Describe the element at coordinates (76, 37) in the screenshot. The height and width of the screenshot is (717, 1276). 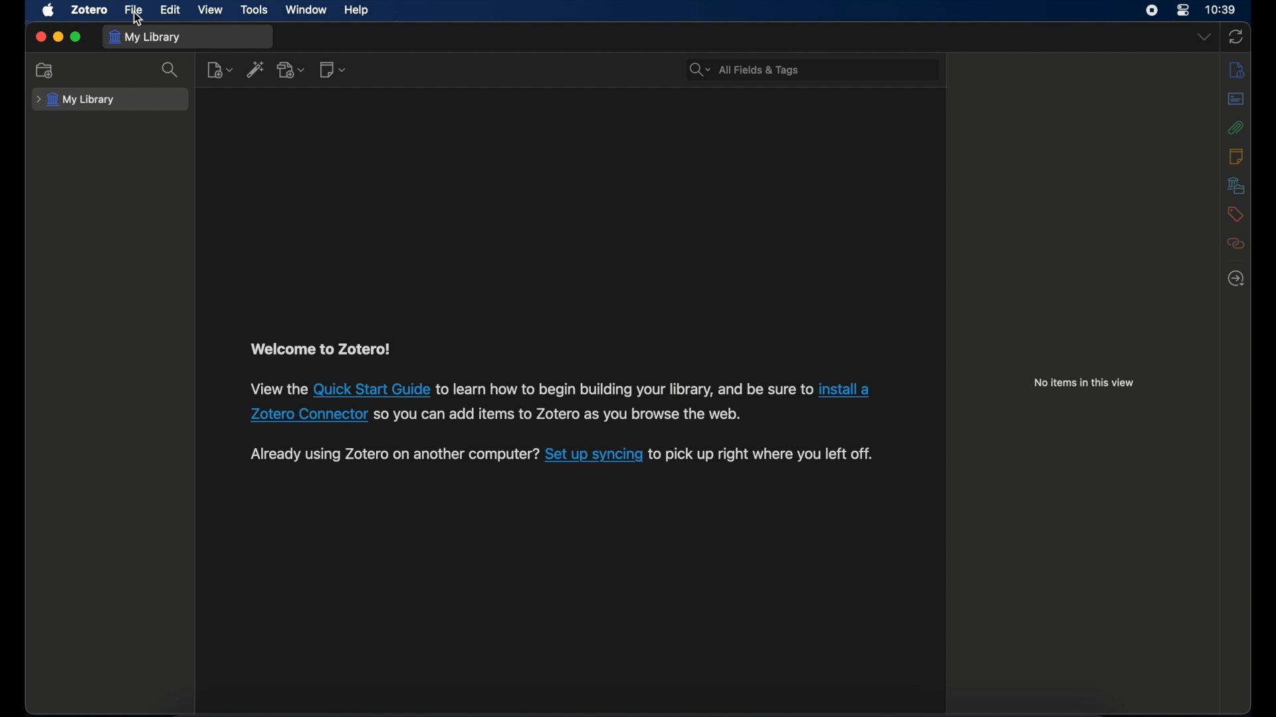
I see `maximize` at that location.